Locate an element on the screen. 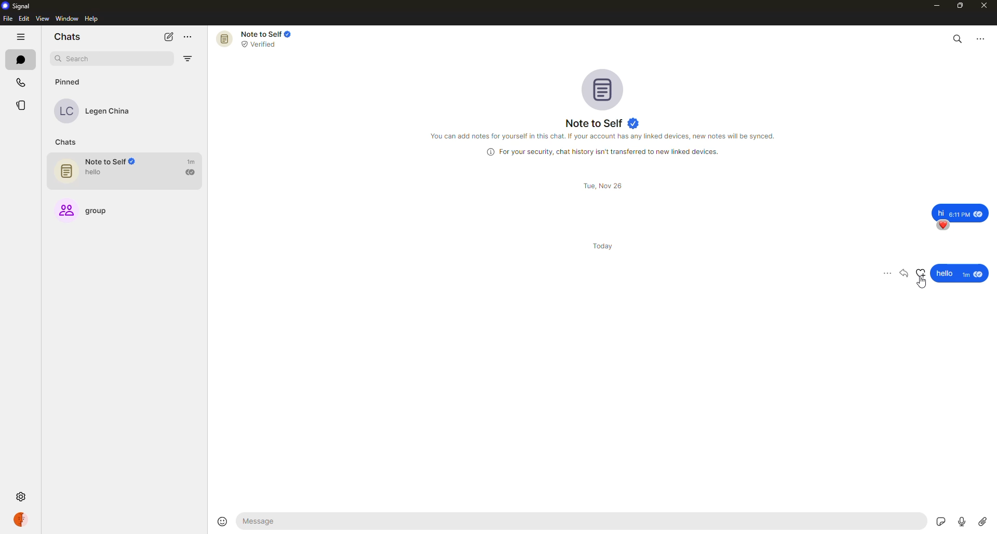 Image resolution: width=997 pixels, height=534 pixels. more is located at coordinates (981, 38).